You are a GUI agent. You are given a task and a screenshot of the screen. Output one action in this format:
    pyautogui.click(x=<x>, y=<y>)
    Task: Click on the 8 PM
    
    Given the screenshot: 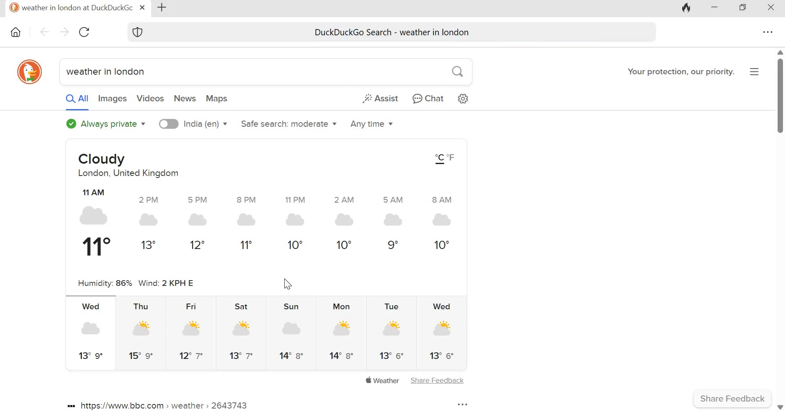 What is the action you would take?
    pyautogui.click(x=246, y=200)
    